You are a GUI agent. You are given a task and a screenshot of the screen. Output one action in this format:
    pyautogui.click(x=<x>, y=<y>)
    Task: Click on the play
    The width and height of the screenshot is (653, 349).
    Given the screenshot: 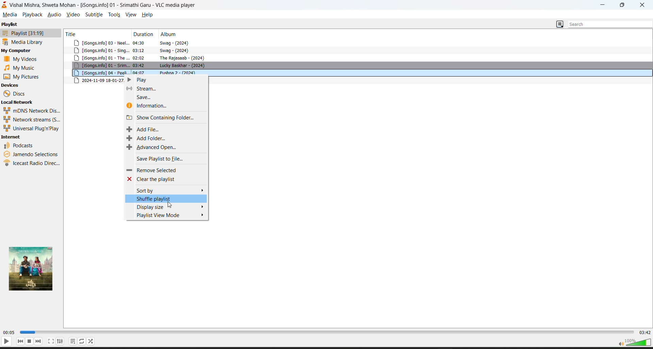 What is the action you would take?
    pyautogui.click(x=142, y=80)
    